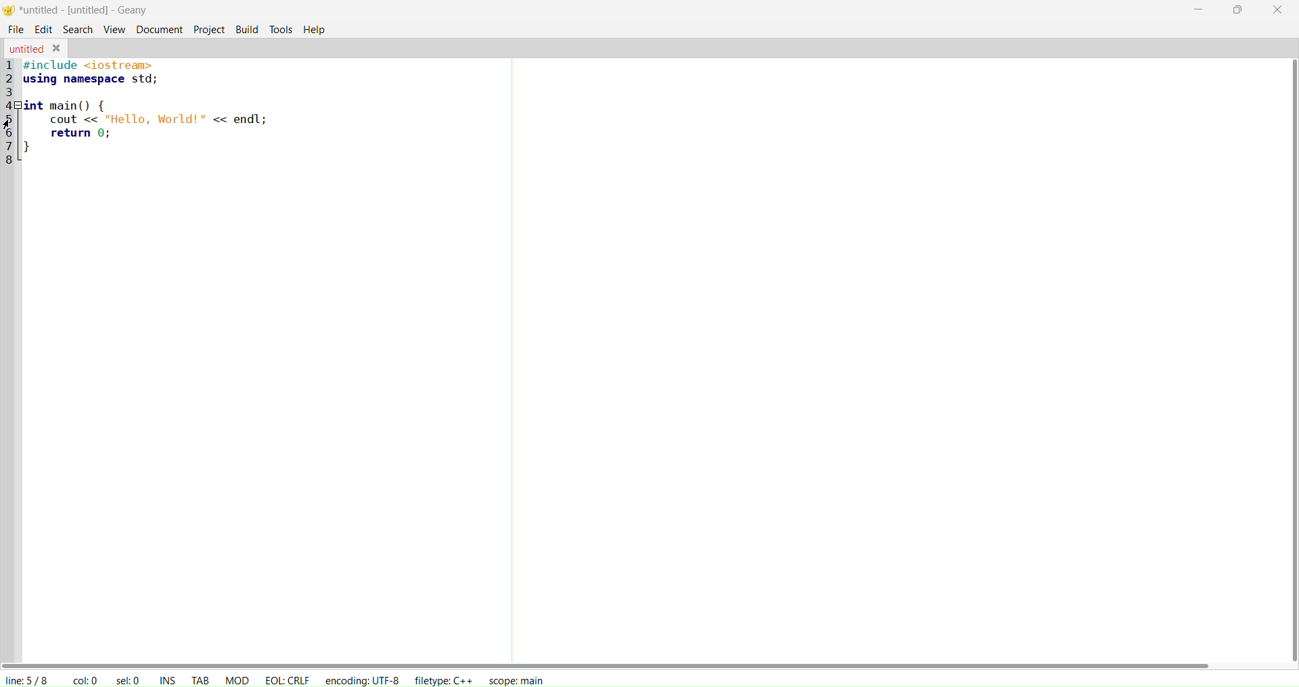 Image resolution: width=1299 pixels, height=687 pixels. What do you see at coordinates (45, 28) in the screenshot?
I see `edit` at bounding box center [45, 28].